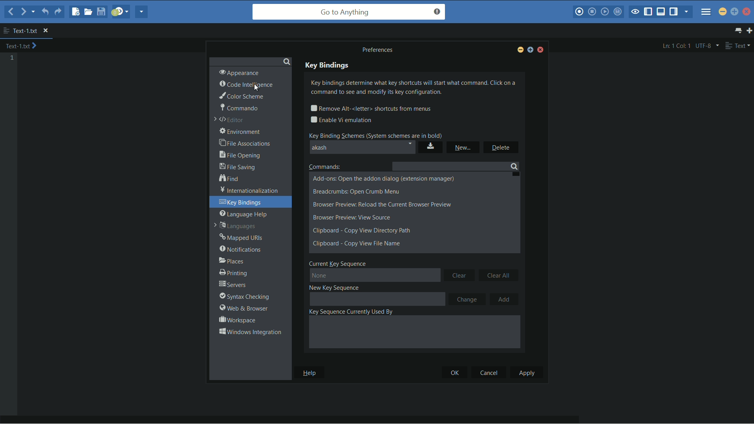  I want to click on cursor, so click(256, 87).